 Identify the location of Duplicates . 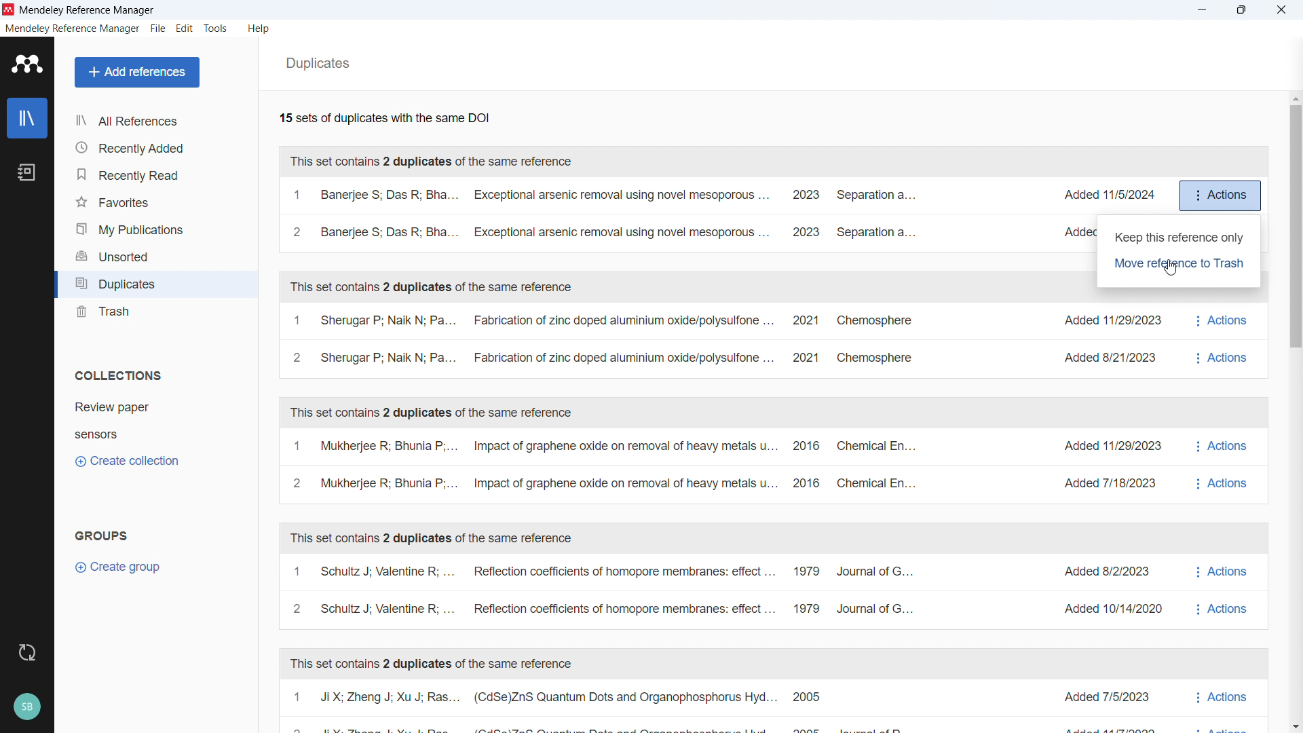
(155, 285).